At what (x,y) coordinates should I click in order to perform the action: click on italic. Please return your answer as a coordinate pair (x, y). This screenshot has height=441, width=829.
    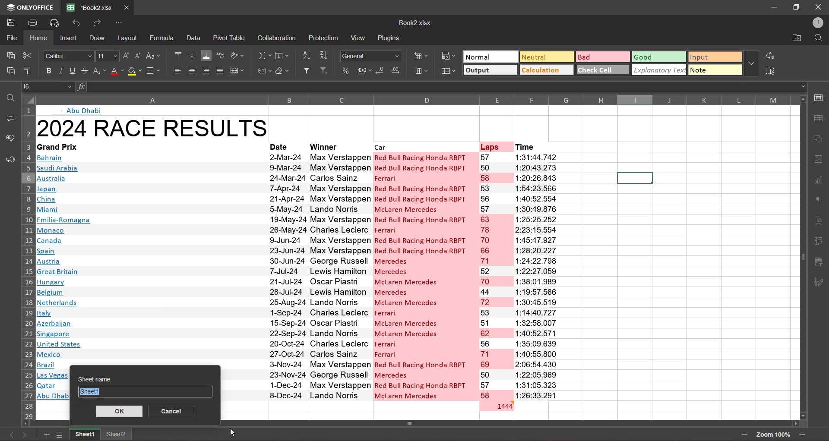
    Looking at the image, I should click on (61, 70).